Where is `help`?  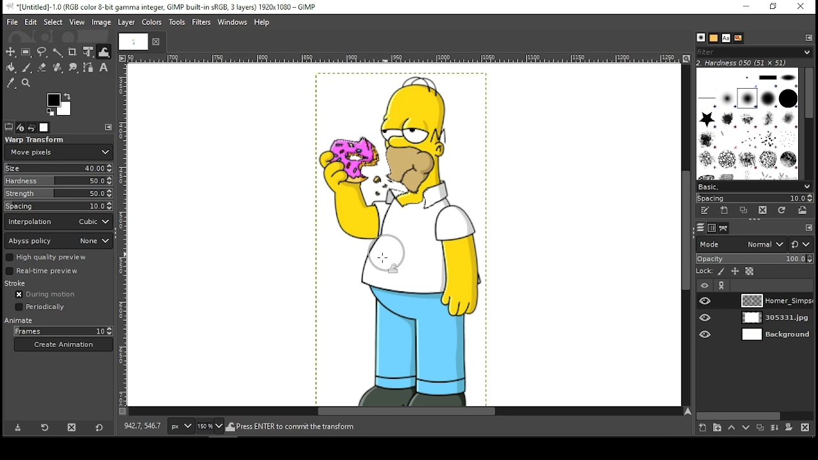 help is located at coordinates (263, 23).